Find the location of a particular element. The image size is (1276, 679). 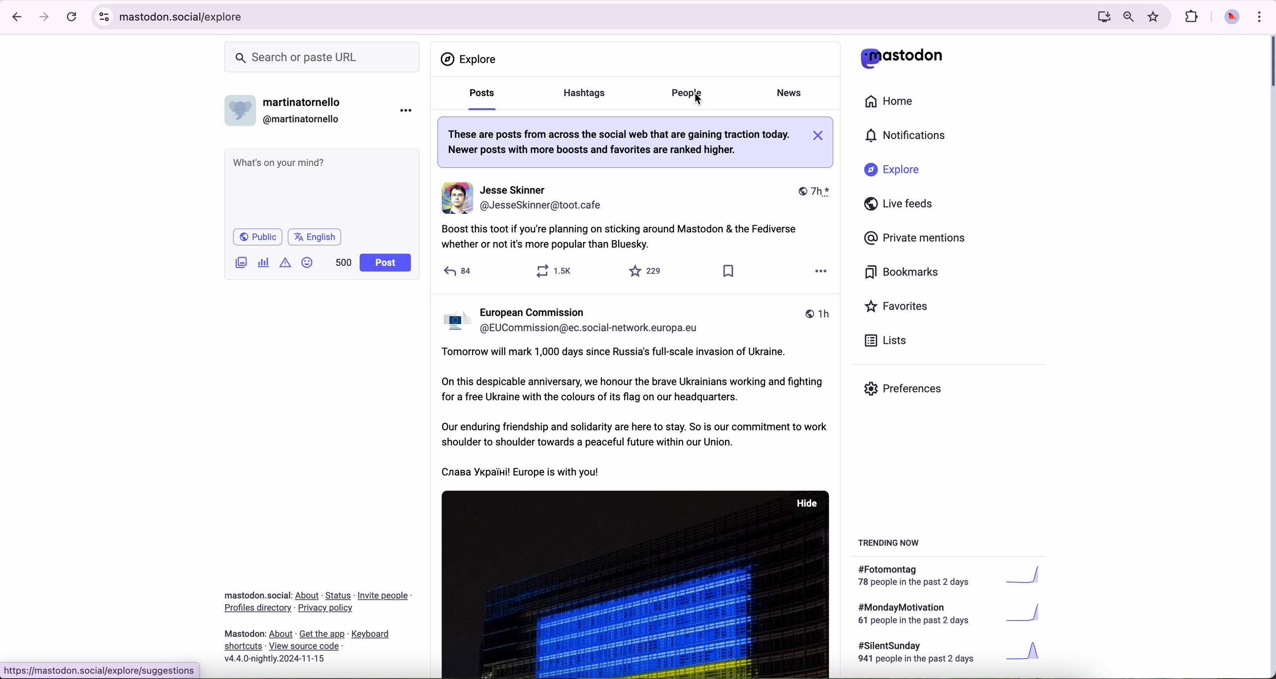

username is located at coordinates (577, 318).